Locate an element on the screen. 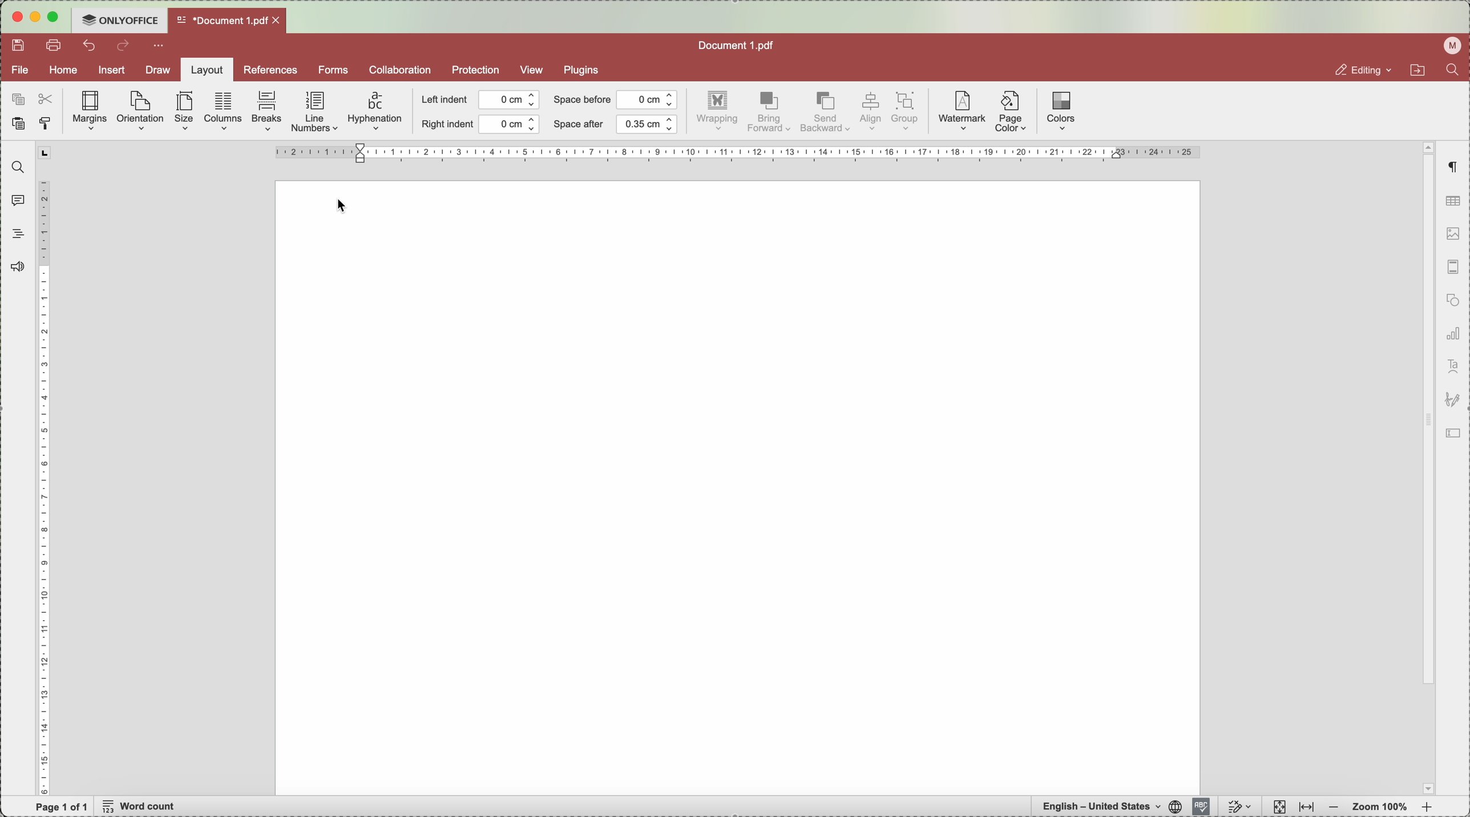  margins is located at coordinates (90, 111).